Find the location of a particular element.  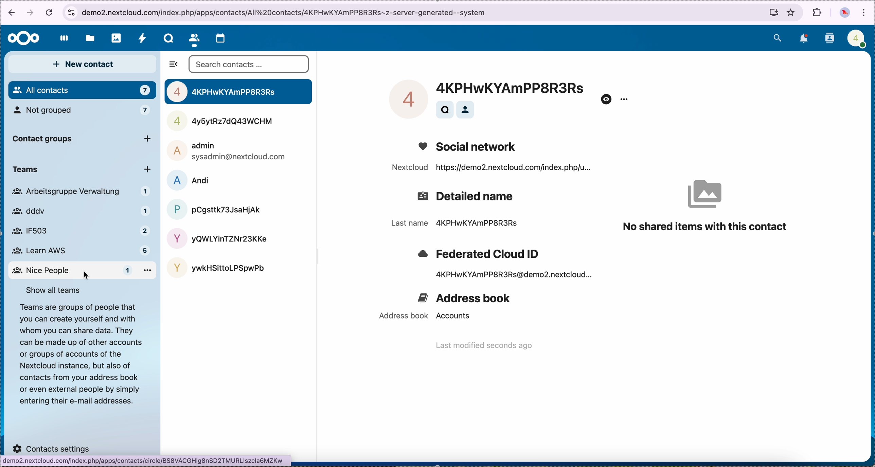

user is located at coordinates (226, 122).